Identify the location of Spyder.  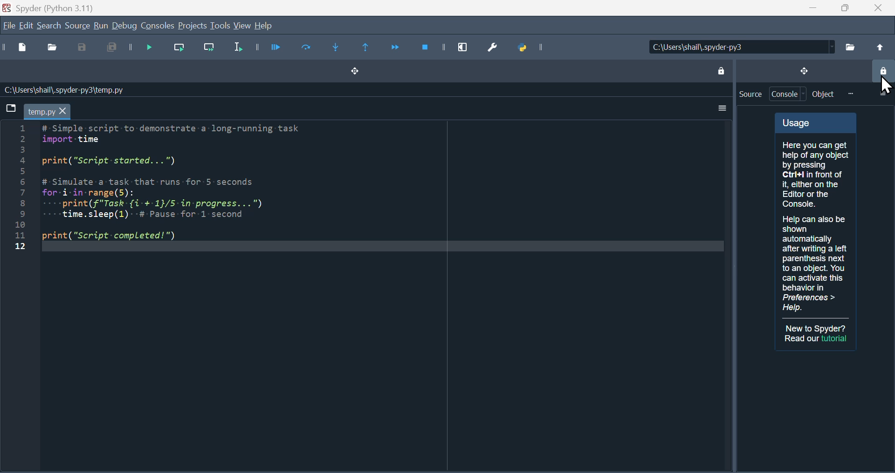
(56, 7).